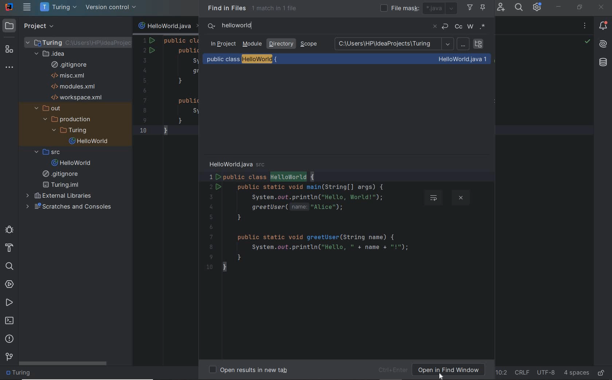  I want to click on public class HelloWorld, so click(348, 60).